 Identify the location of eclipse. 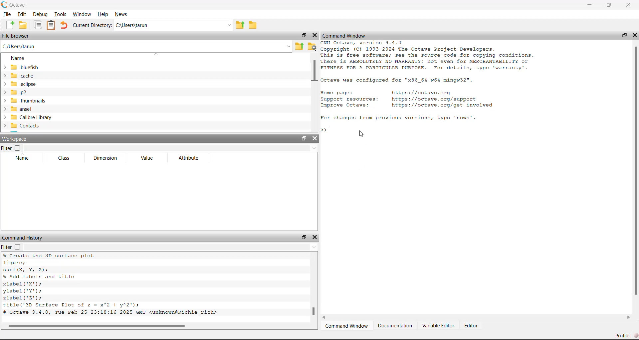
(20, 84).